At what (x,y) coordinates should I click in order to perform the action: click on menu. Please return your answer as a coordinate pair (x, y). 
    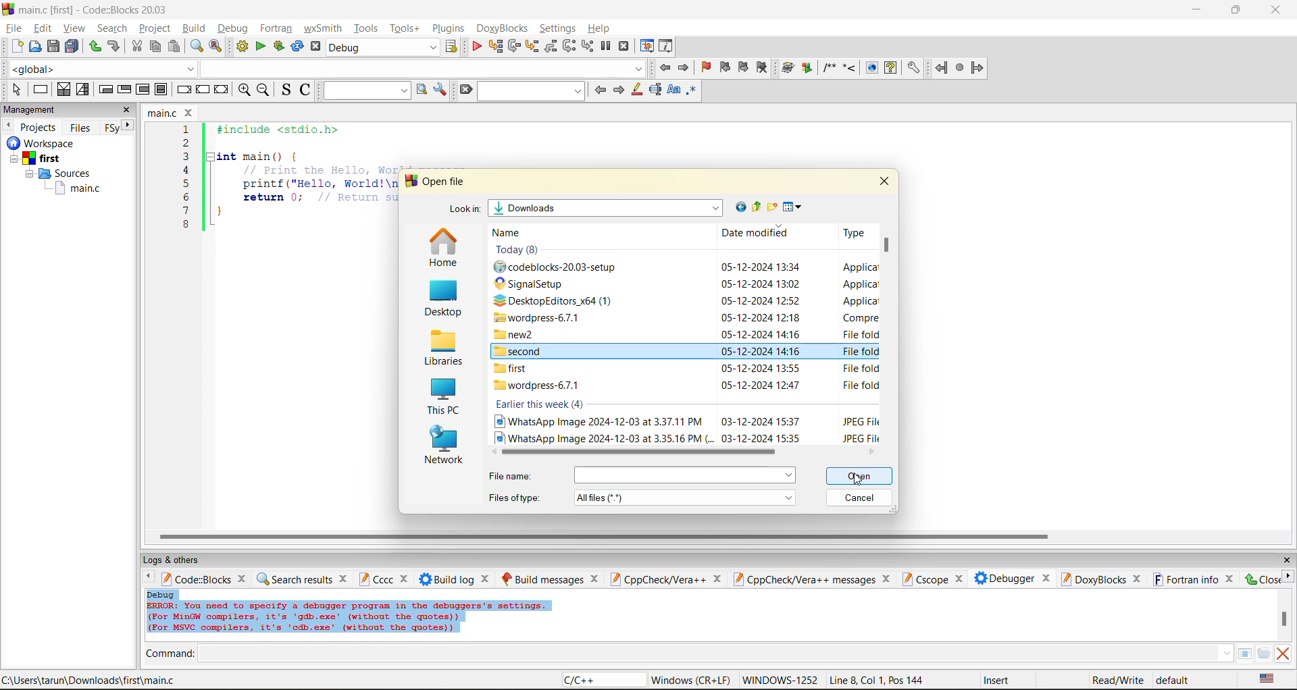
    Looking at the image, I should click on (684, 475).